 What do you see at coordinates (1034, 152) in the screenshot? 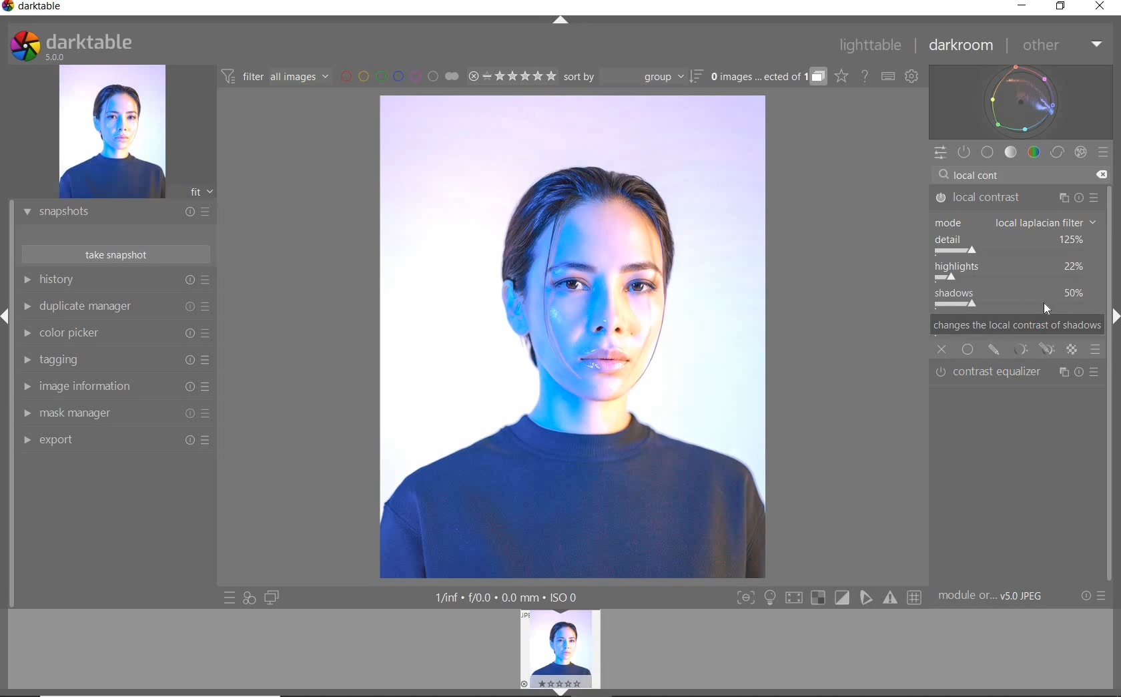
I see `COLOR` at bounding box center [1034, 152].